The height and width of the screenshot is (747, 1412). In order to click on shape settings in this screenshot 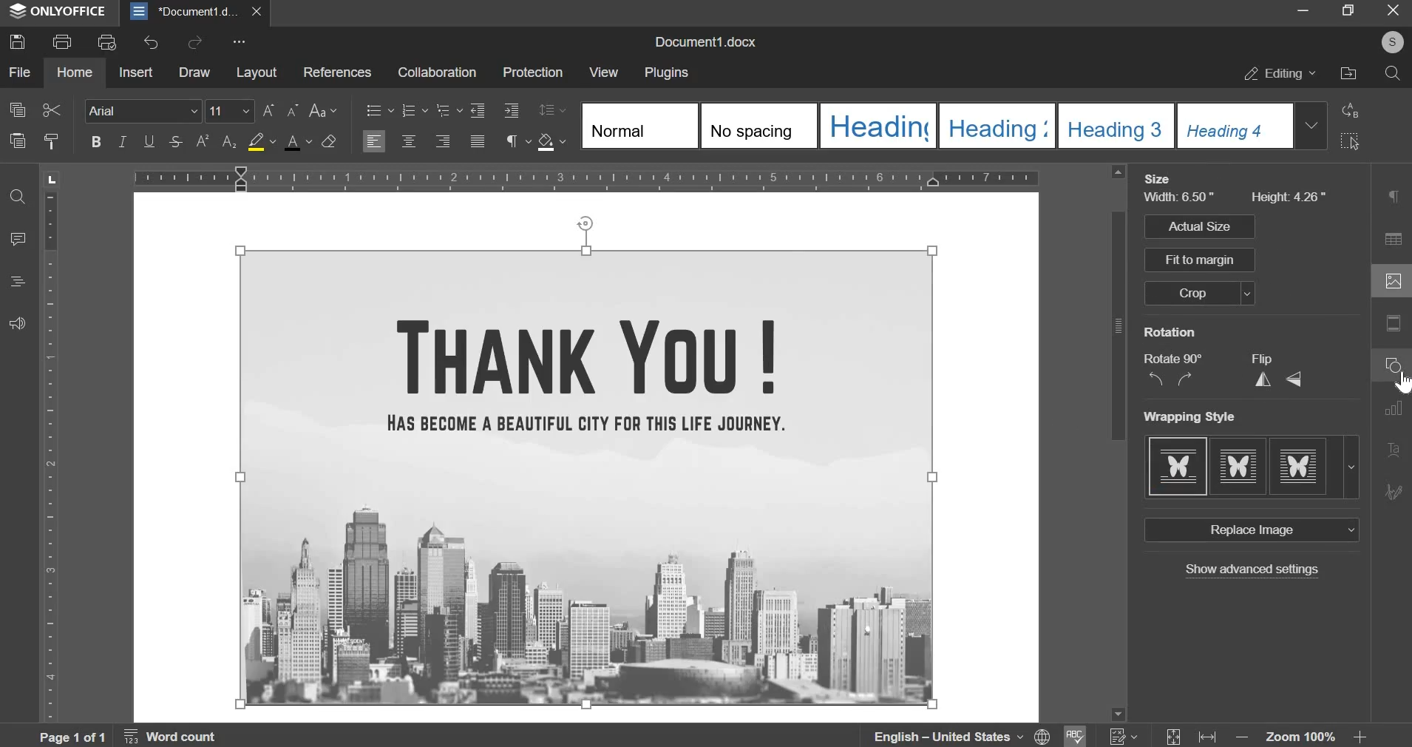, I will do `click(1396, 365)`.